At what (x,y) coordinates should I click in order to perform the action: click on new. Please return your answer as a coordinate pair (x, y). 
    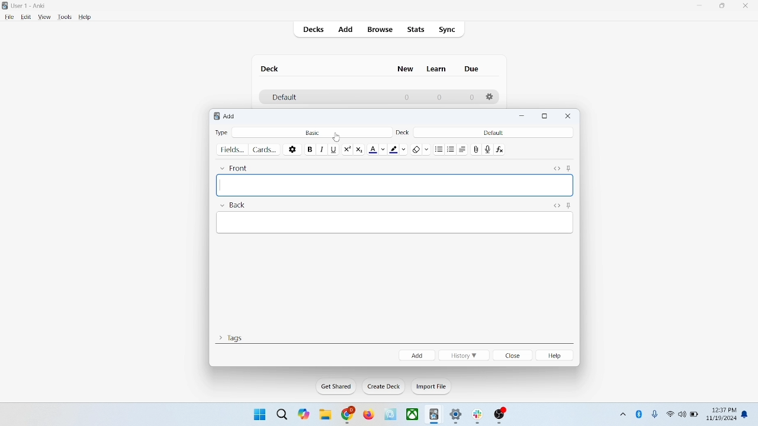
    Looking at the image, I should click on (406, 69).